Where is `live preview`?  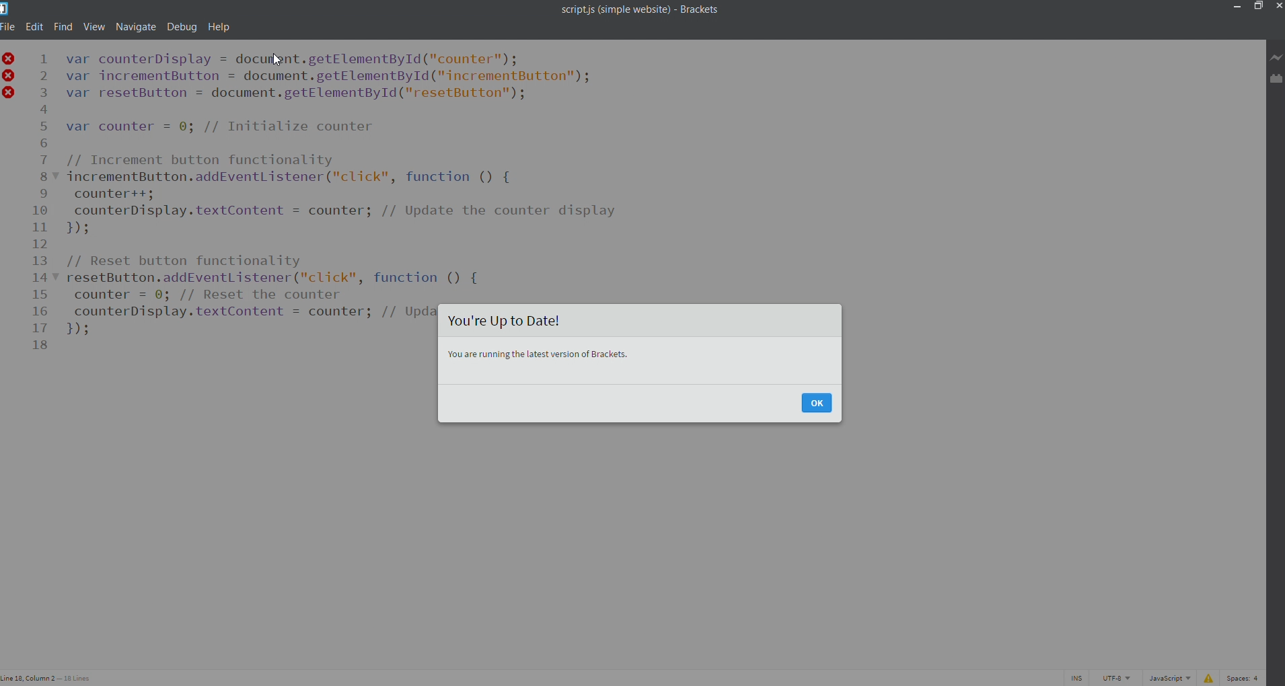 live preview is located at coordinates (1277, 56).